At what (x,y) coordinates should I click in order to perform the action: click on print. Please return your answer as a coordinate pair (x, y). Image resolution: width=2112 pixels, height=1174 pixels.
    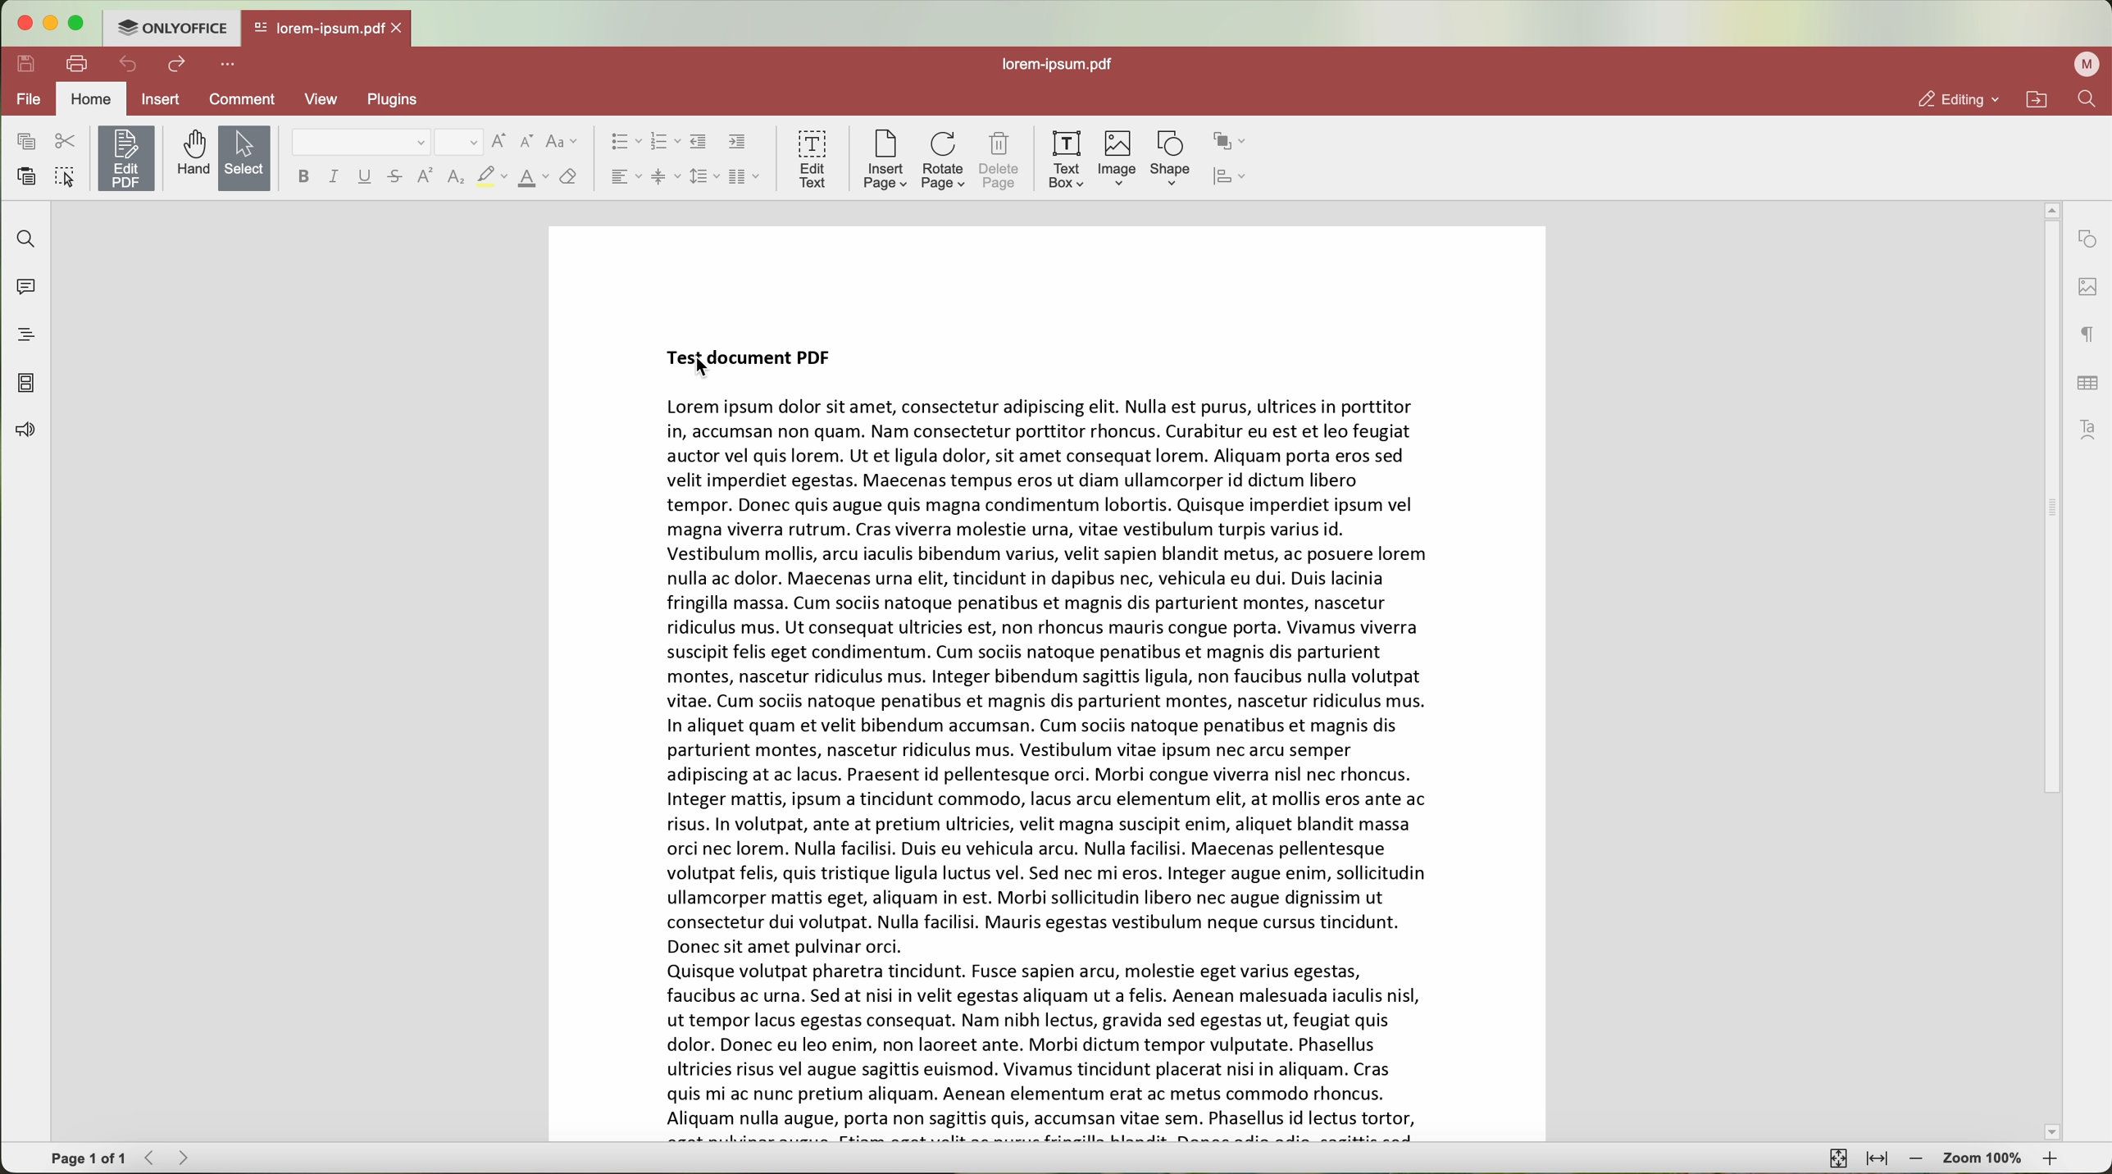
    Looking at the image, I should click on (79, 64).